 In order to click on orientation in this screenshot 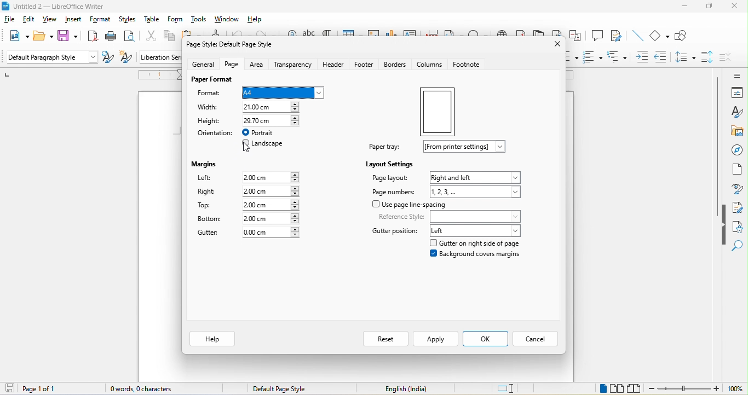, I will do `click(213, 135)`.